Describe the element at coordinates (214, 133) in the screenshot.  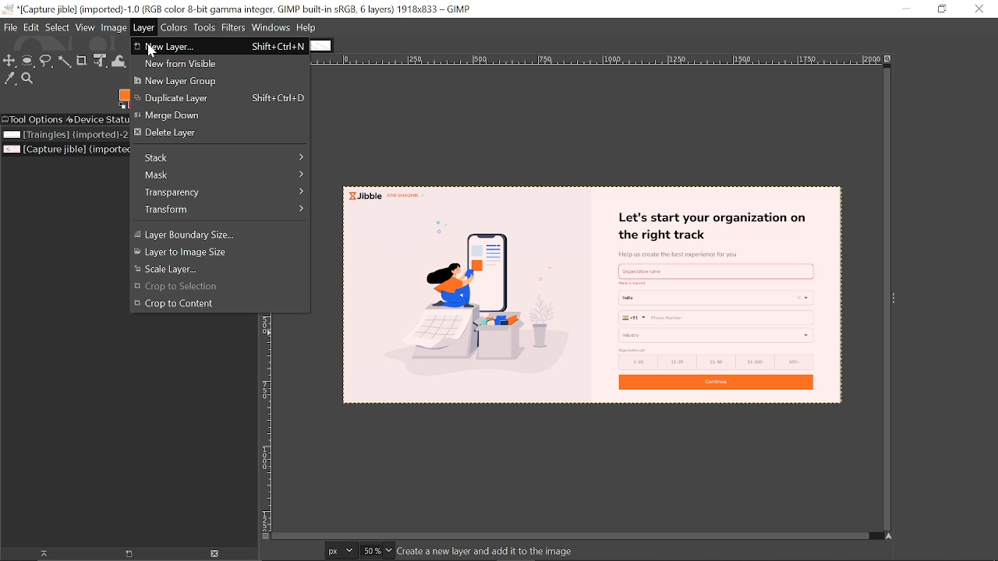
I see `Delete Layer` at that location.